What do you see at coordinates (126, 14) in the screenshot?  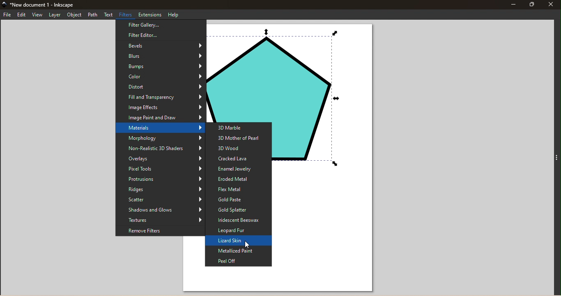 I see `Filters` at bounding box center [126, 14].